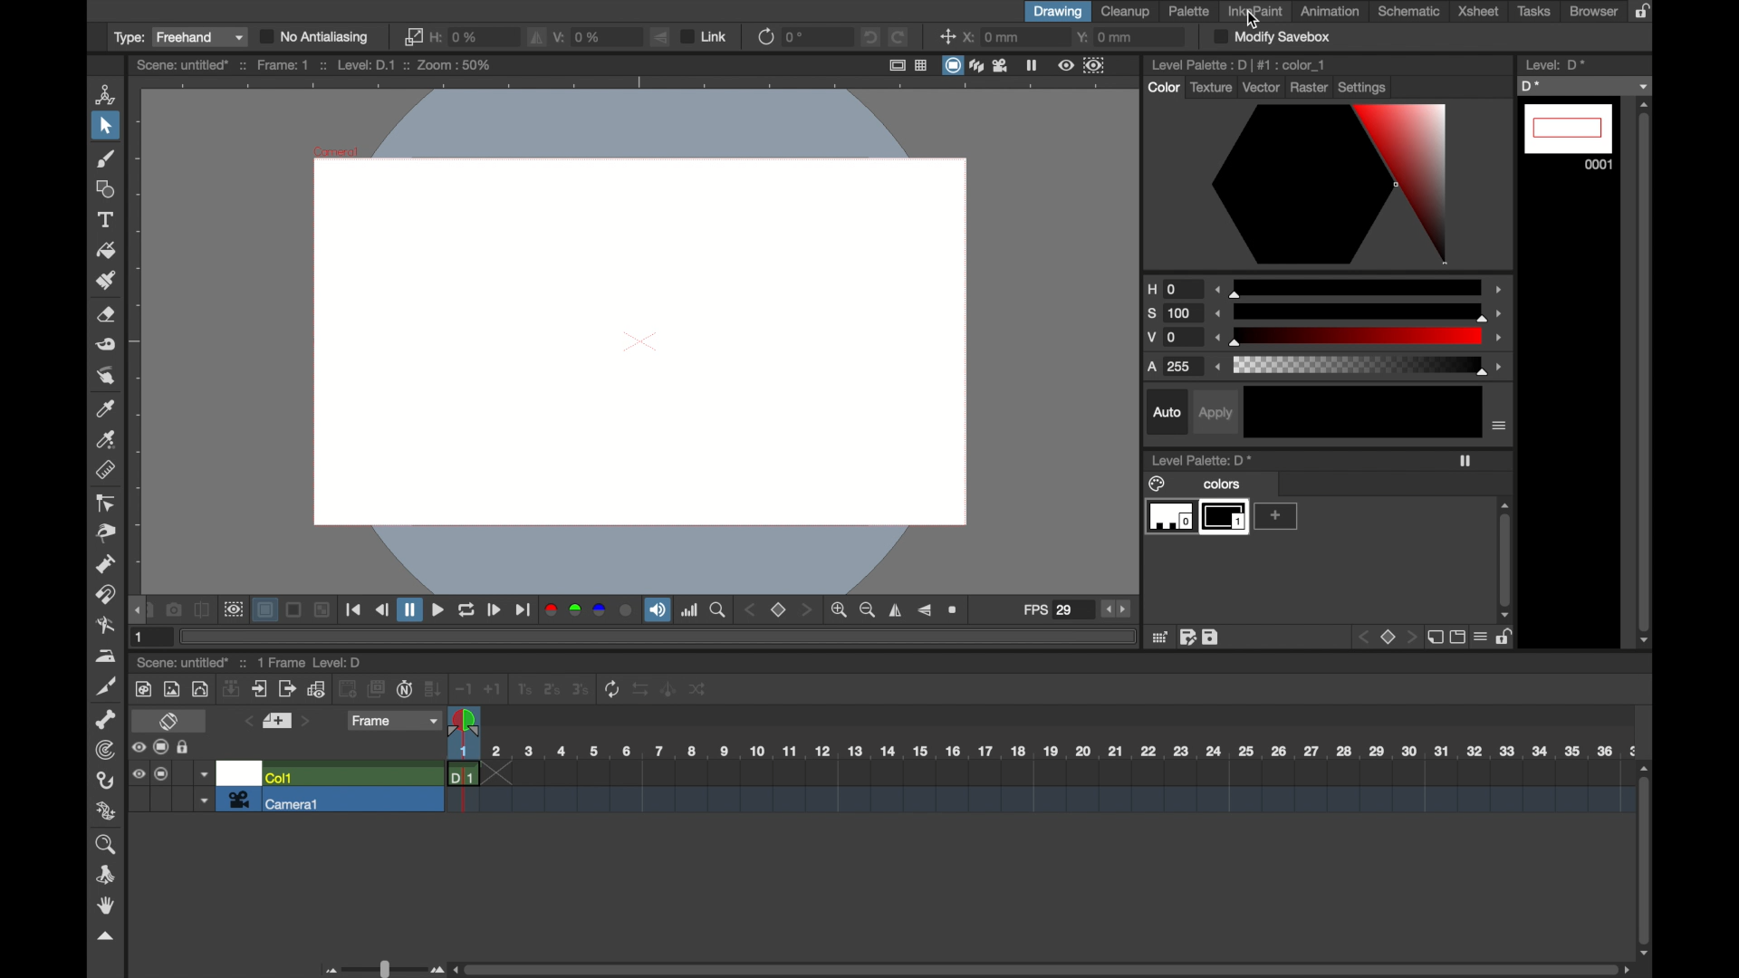  Describe the element at coordinates (978, 65) in the screenshot. I see `layers` at that location.